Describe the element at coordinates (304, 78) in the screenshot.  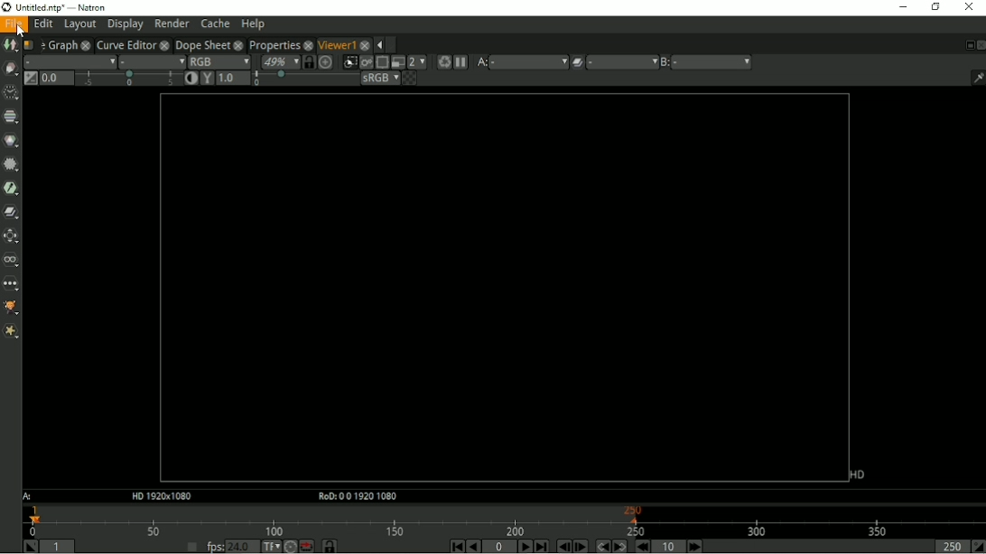
I see `selection bar` at that location.